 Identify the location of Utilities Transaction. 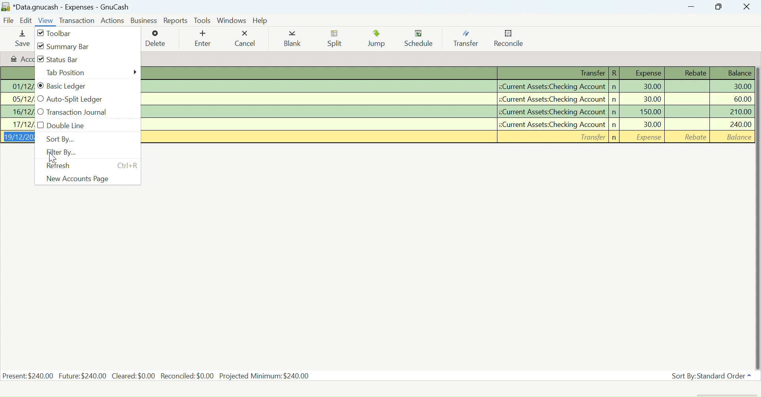
(447, 112).